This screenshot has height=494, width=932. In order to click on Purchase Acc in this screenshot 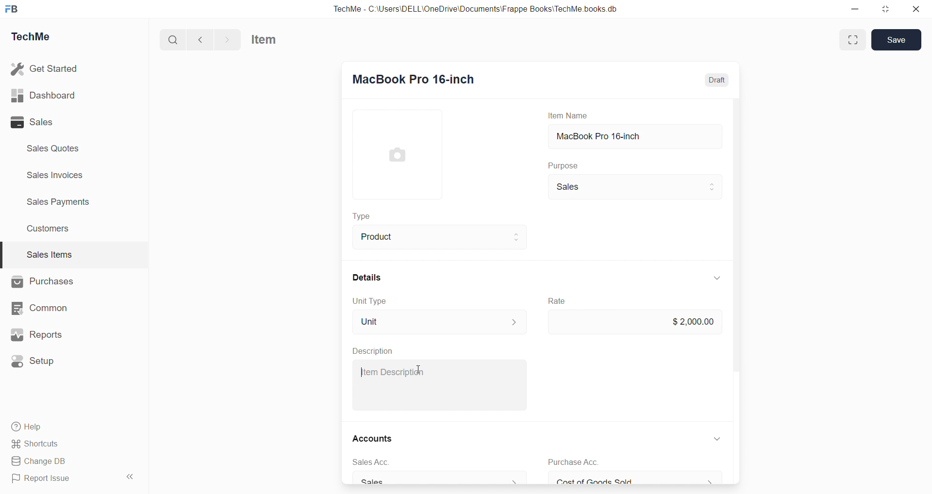, I will do `click(573, 462)`.